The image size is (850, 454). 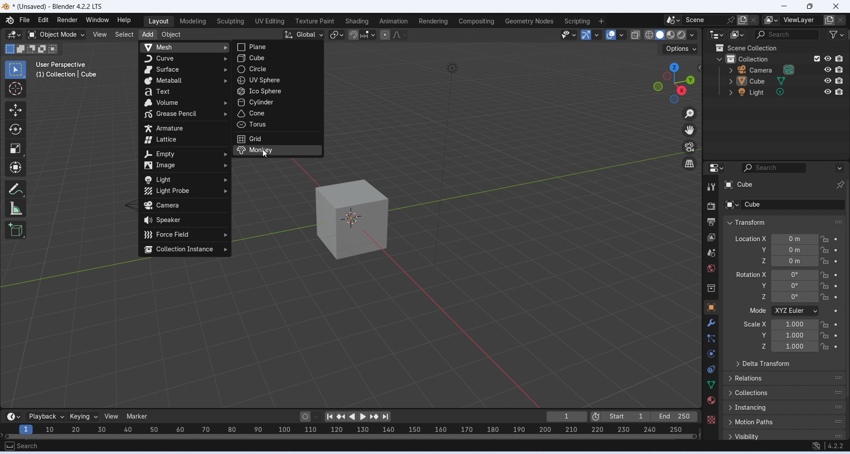 What do you see at coordinates (569, 35) in the screenshot?
I see `selectiblity and visibility` at bounding box center [569, 35].